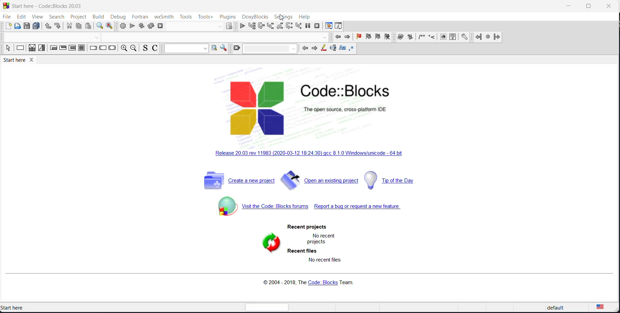 This screenshot has width=620, height=313. Describe the element at coordinates (37, 26) in the screenshot. I see `save all` at that location.